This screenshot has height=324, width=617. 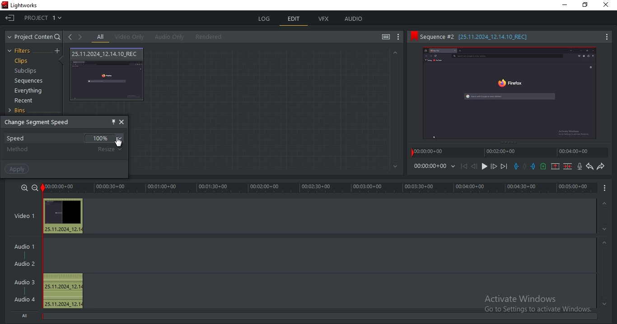 What do you see at coordinates (26, 274) in the screenshot?
I see `audio` at bounding box center [26, 274].